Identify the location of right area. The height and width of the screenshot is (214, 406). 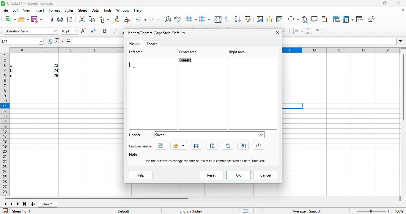
(241, 51).